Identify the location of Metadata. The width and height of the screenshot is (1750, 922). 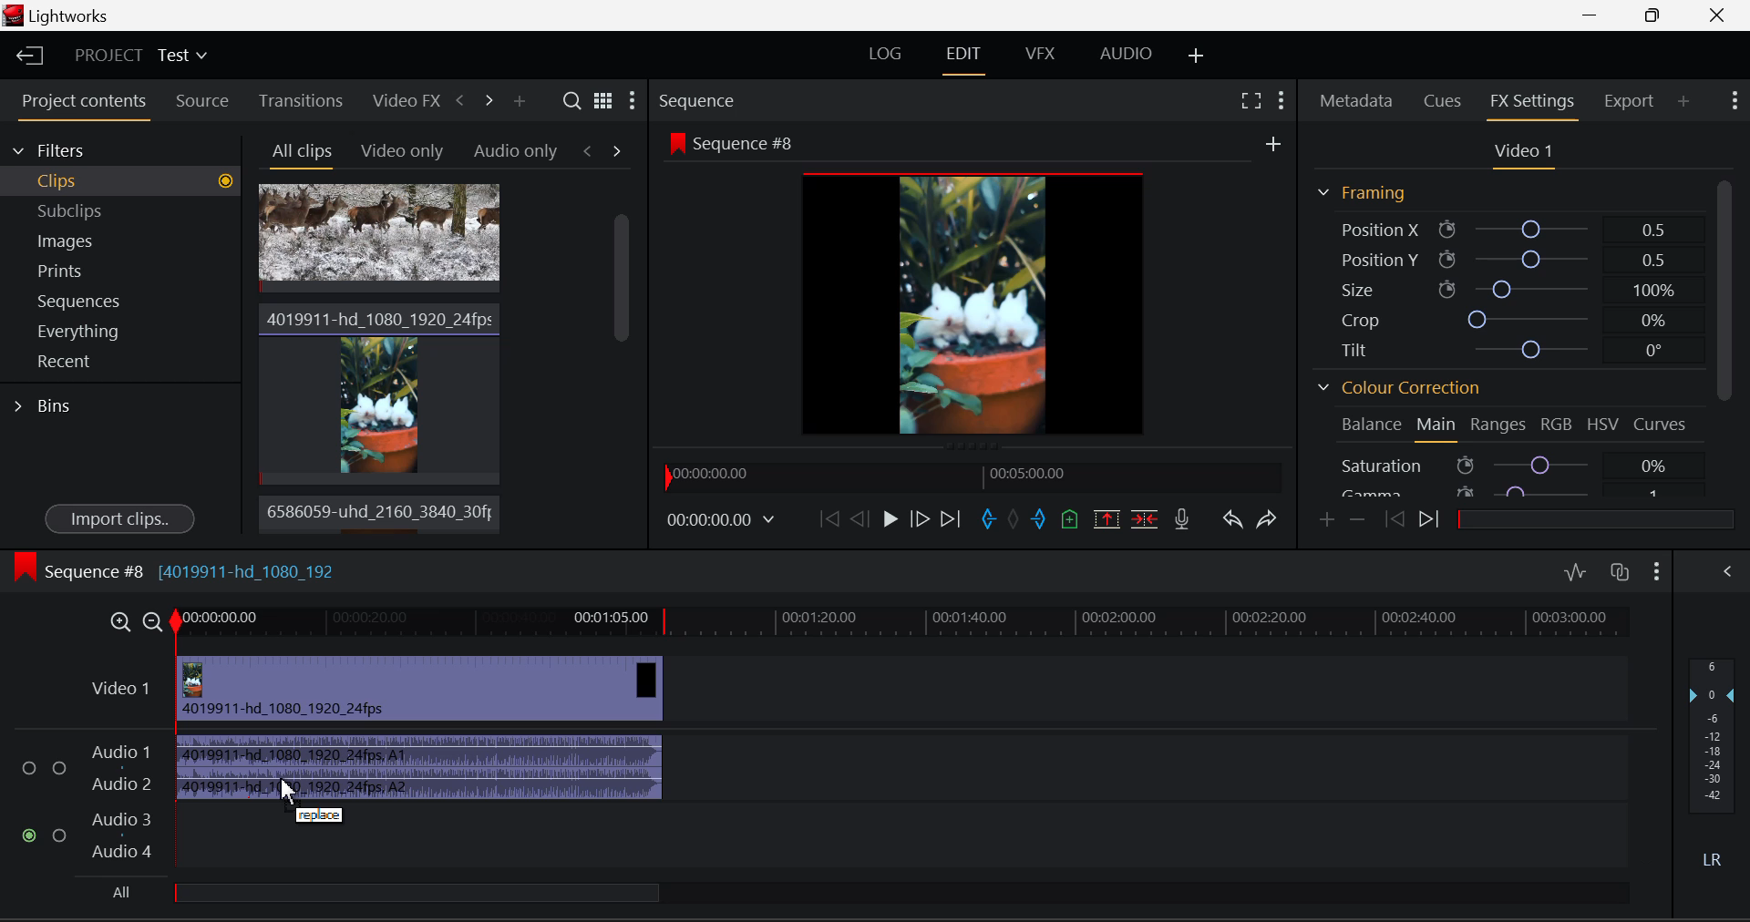
(1358, 99).